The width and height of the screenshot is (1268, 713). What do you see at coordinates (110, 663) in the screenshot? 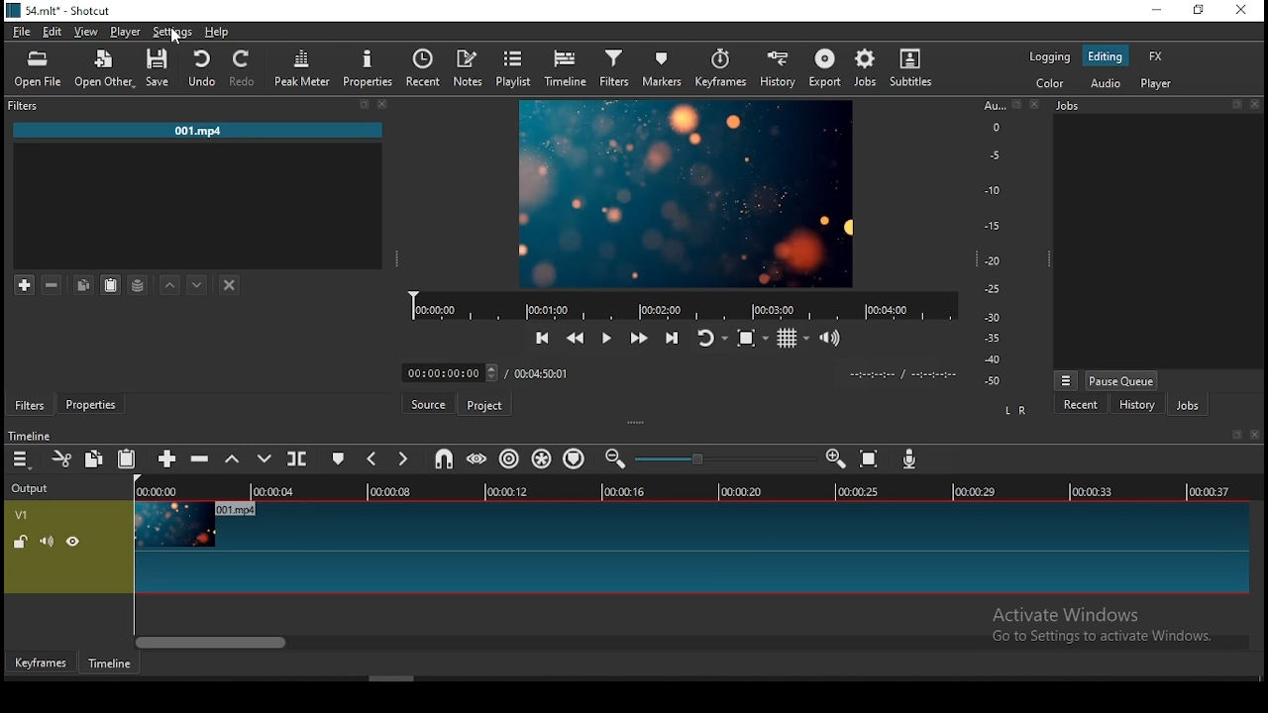
I see `timeline` at bounding box center [110, 663].